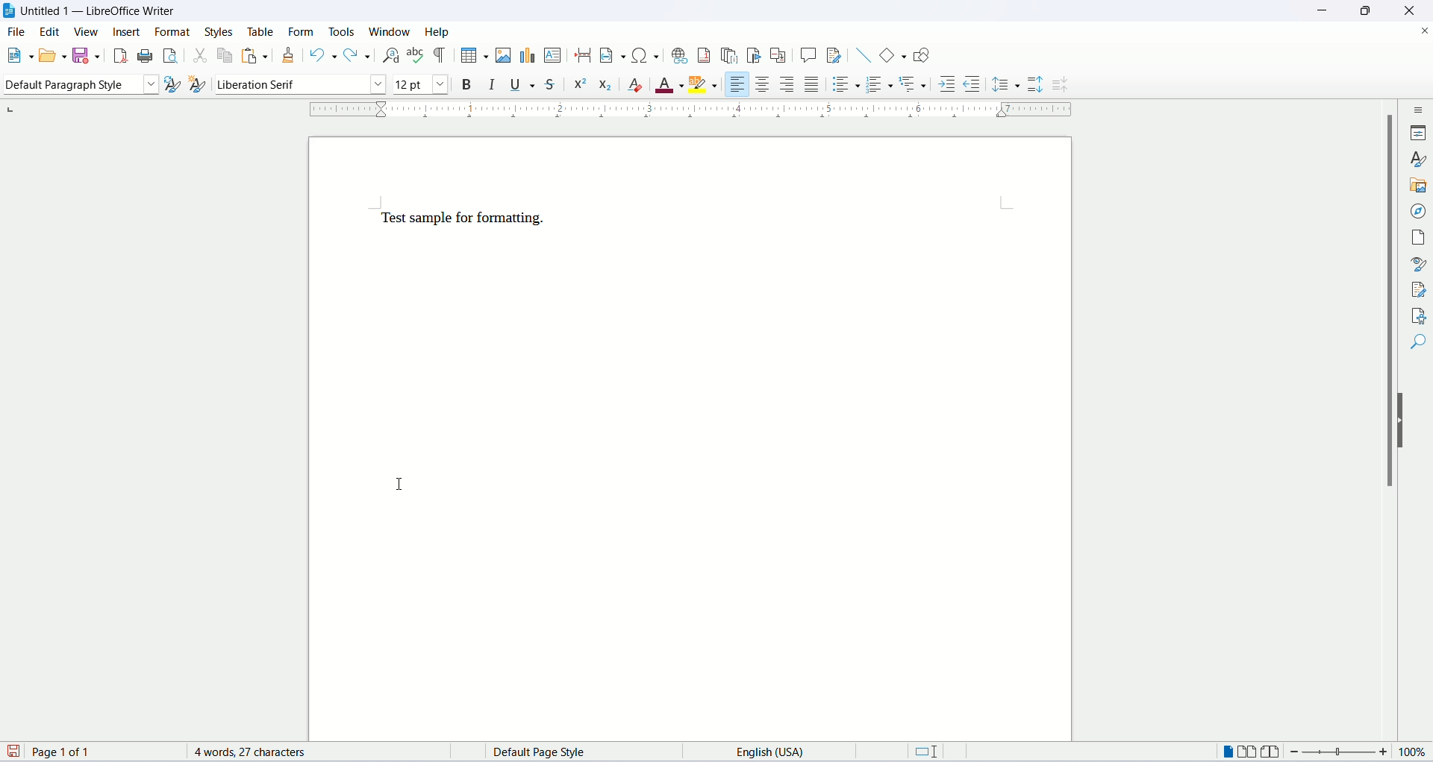 Image resolution: width=1433 pixels, height=762 pixels. I want to click on insert hyperlink, so click(678, 54).